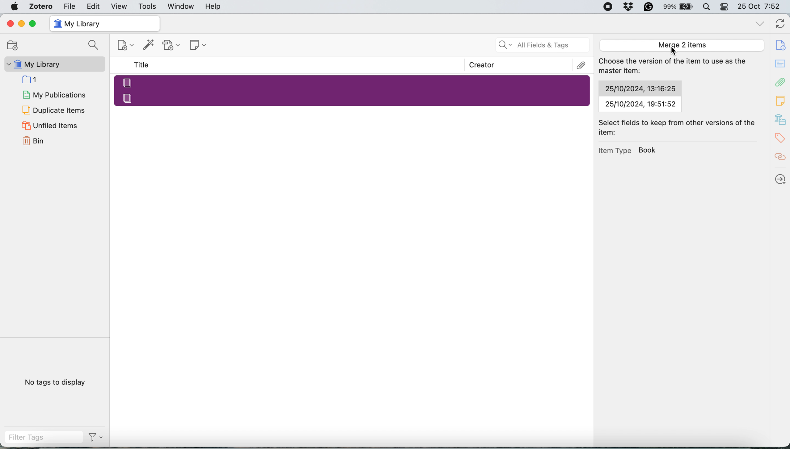 This screenshot has height=449, width=790. I want to click on View, so click(120, 6).